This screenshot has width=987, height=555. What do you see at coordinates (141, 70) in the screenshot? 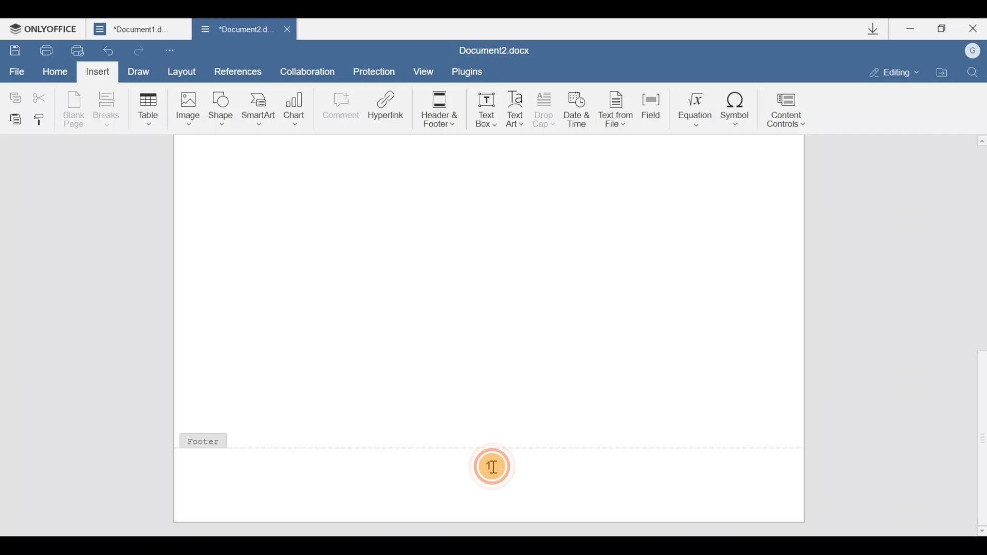
I see `Draw` at bounding box center [141, 70].